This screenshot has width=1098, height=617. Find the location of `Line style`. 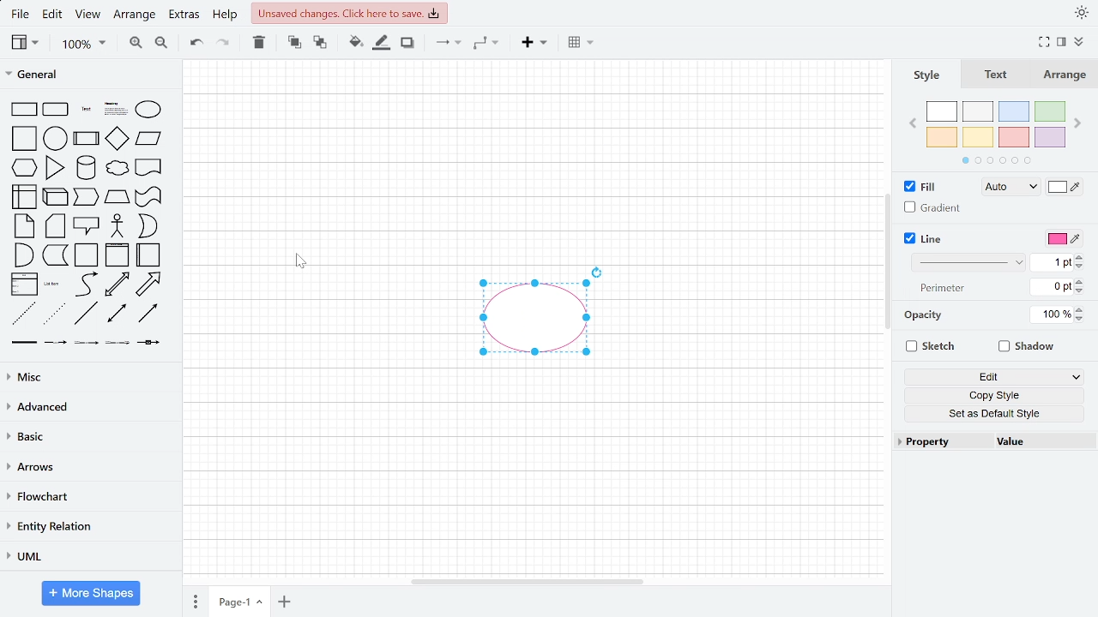

Line style is located at coordinates (966, 263).